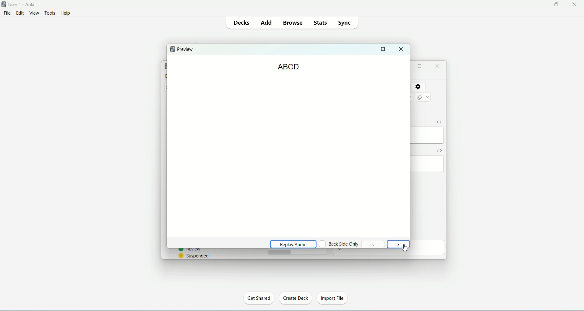  I want to click on add, so click(267, 23).